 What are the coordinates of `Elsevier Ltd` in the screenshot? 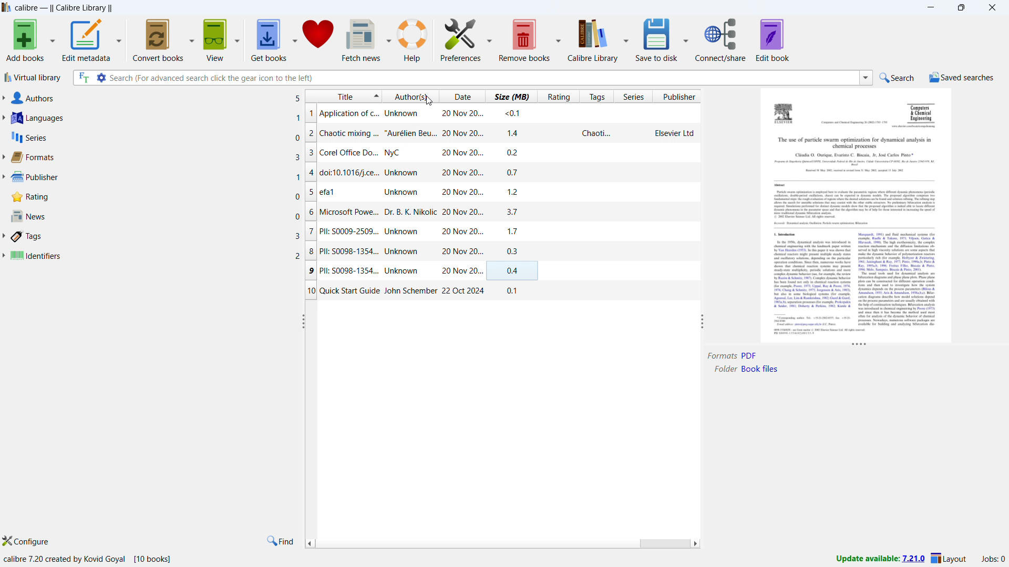 It's located at (675, 133).